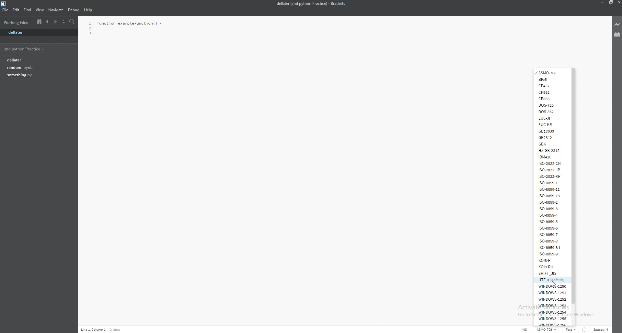  I want to click on iso-8859-2, so click(551, 202).